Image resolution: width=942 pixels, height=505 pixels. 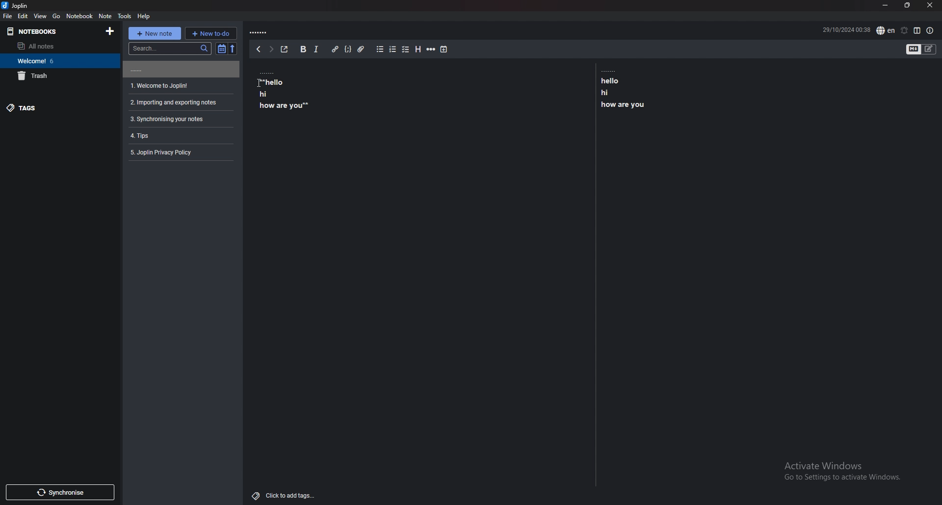 I want to click on close, so click(x=930, y=5).